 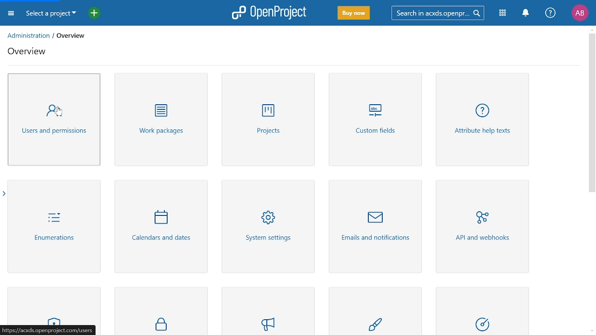 I want to click on current page web address "htps://acxds.openproject.com/admin/groups ", so click(x=48, y=330).